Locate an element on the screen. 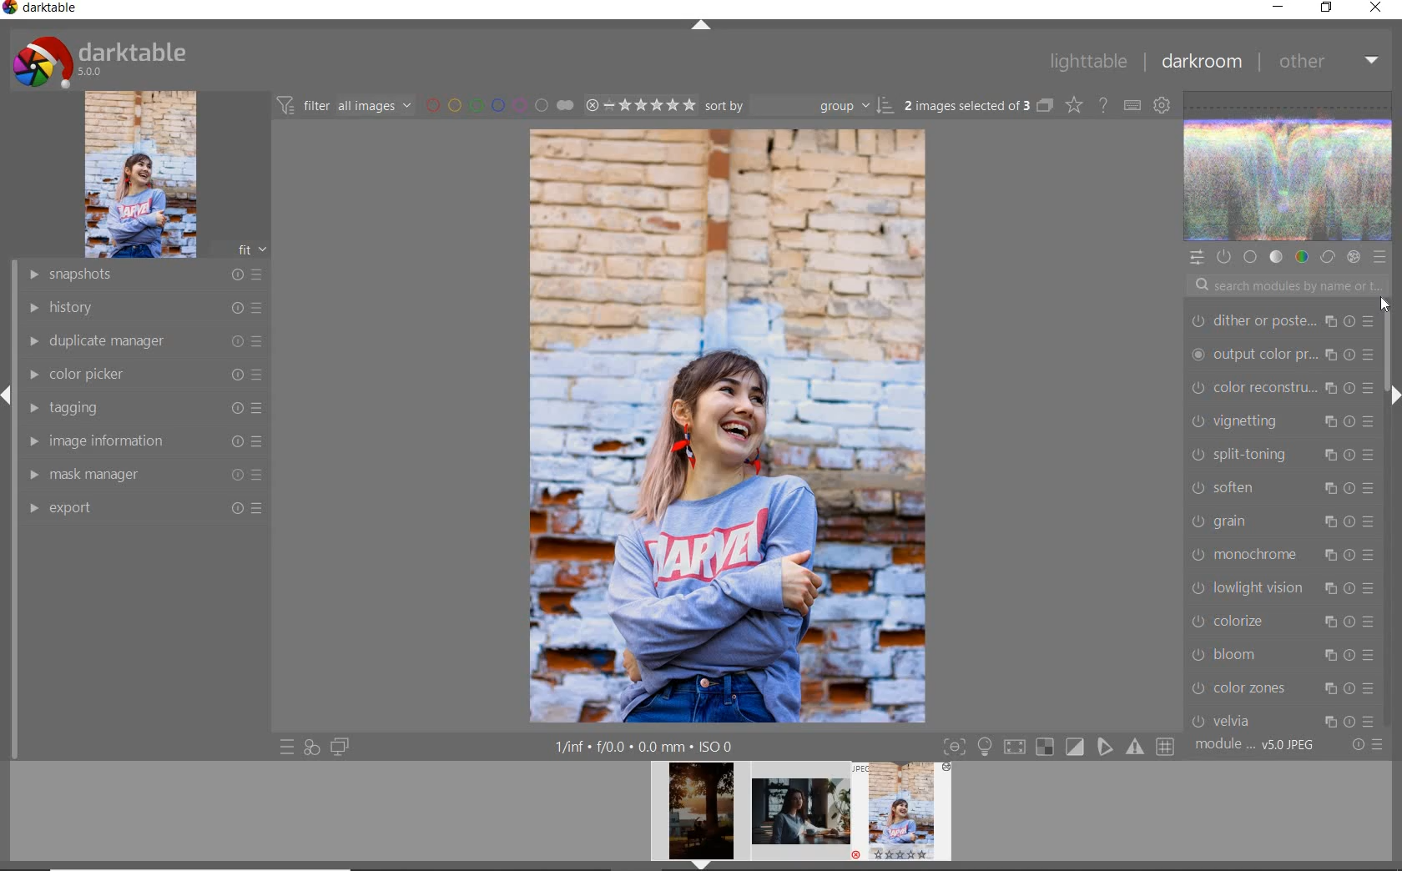 Image resolution: width=1402 pixels, height=871 pixels. DEFINE KEYBOARD SHORTCUTS is located at coordinates (1132, 105).